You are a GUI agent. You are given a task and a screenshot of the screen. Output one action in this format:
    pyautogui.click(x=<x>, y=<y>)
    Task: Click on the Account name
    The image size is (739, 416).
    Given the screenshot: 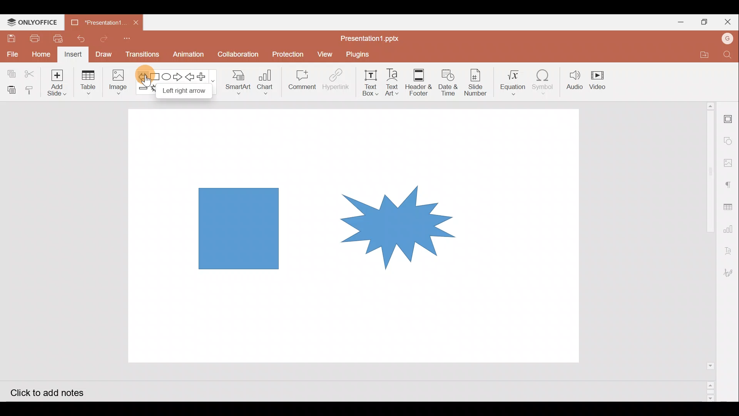 What is the action you would take?
    pyautogui.click(x=727, y=40)
    